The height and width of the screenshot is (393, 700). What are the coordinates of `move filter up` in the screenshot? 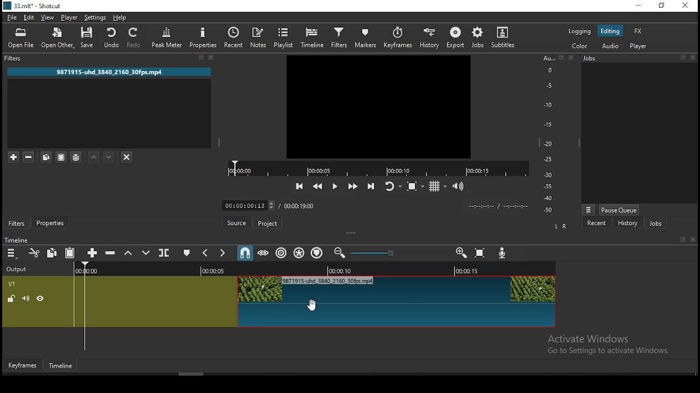 It's located at (93, 157).